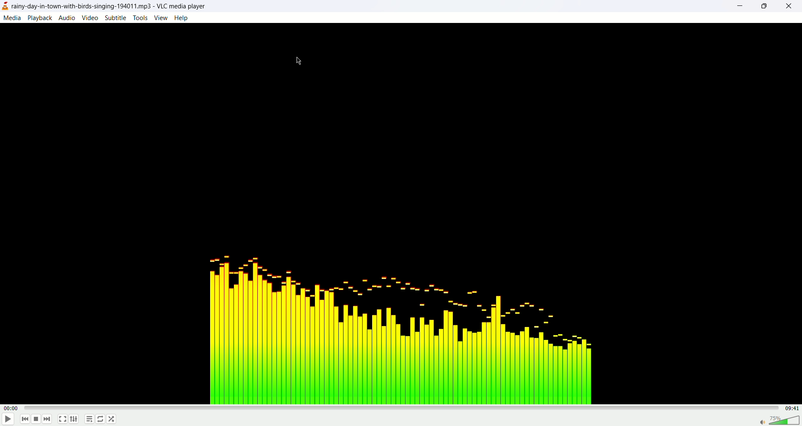 This screenshot has height=426, width=802. What do you see at coordinates (24, 420) in the screenshot?
I see `previous` at bounding box center [24, 420].